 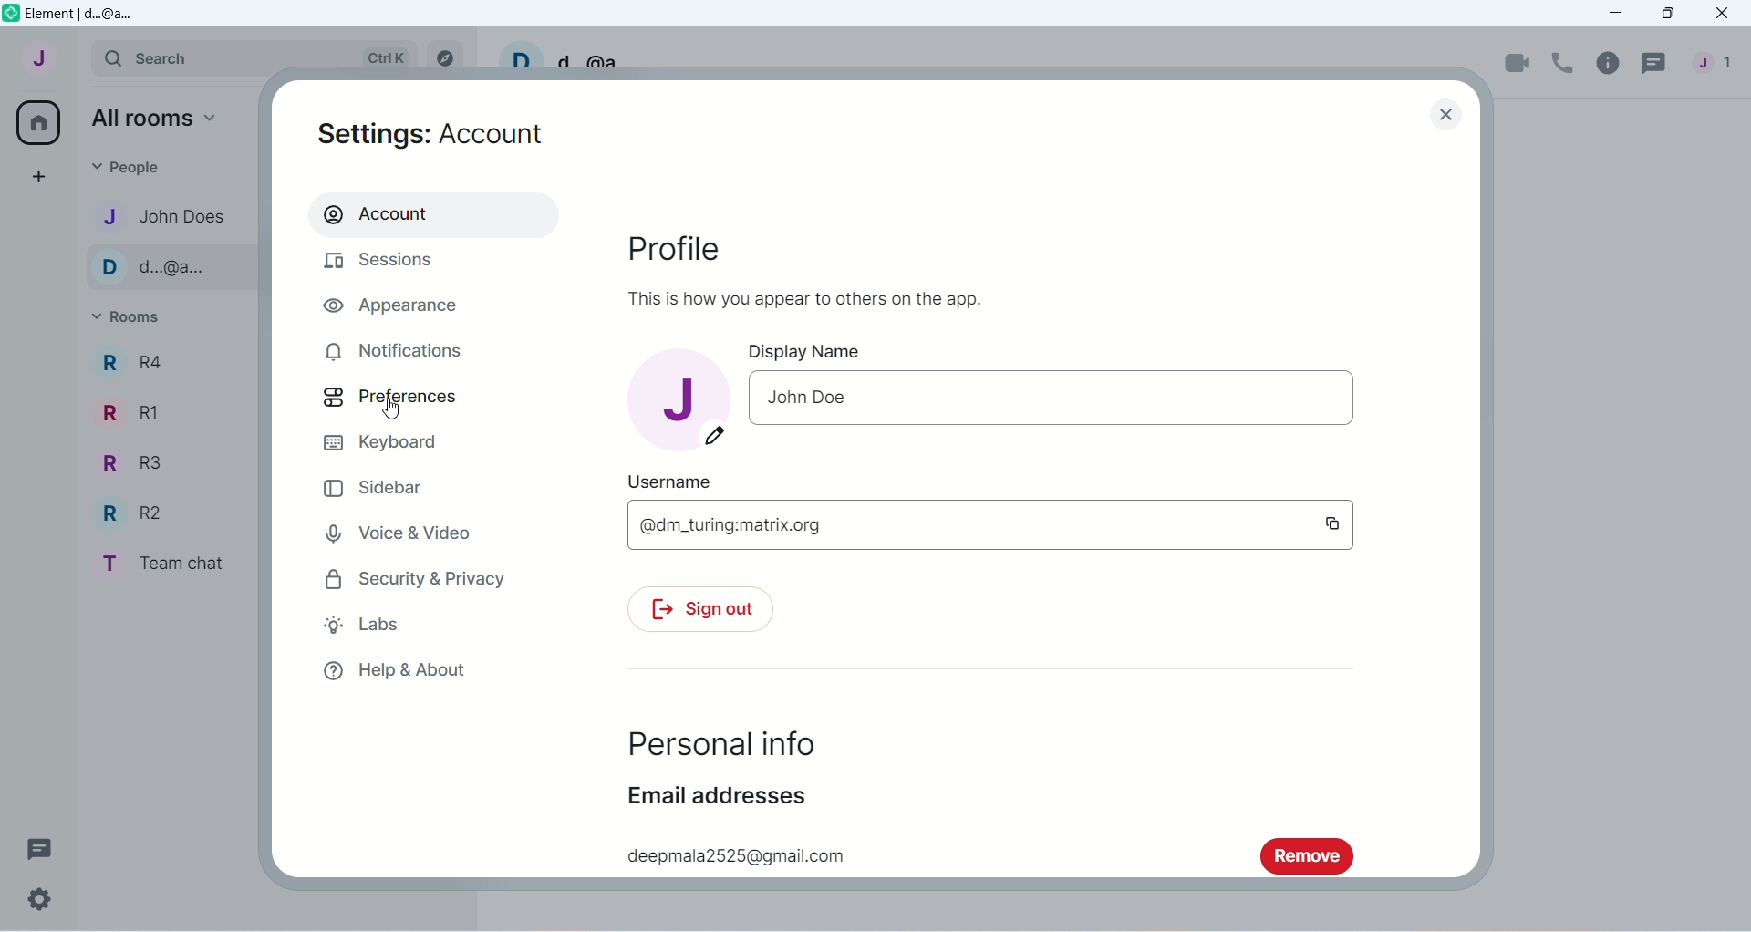 I want to click on cursor movement, so click(x=393, y=410).